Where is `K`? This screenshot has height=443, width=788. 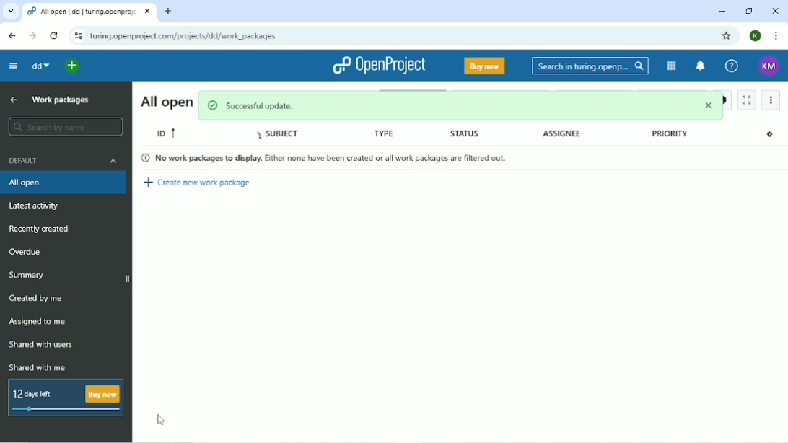 K is located at coordinates (756, 35).